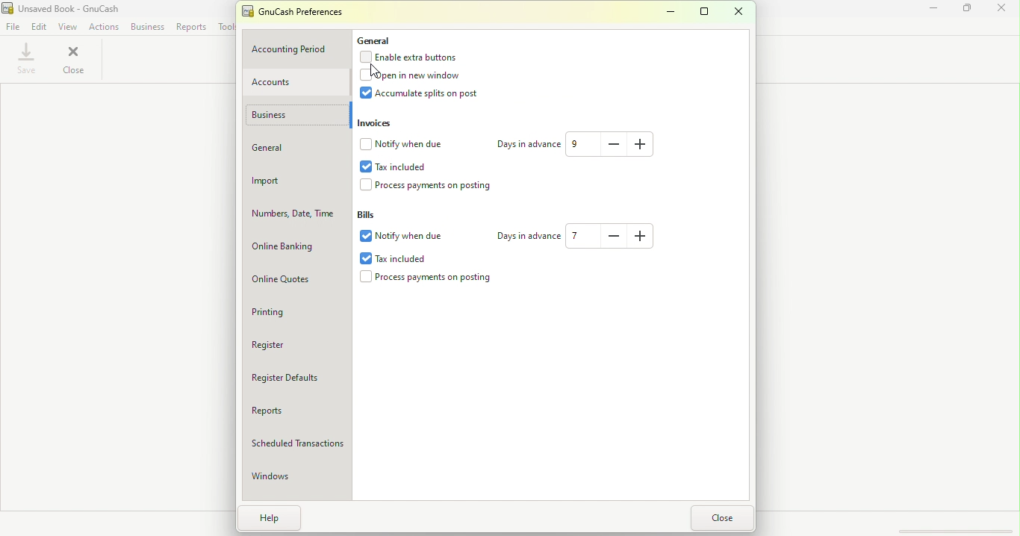 Image resolution: width=1020 pixels, height=536 pixels. Describe the element at coordinates (717, 523) in the screenshot. I see `Close` at that location.